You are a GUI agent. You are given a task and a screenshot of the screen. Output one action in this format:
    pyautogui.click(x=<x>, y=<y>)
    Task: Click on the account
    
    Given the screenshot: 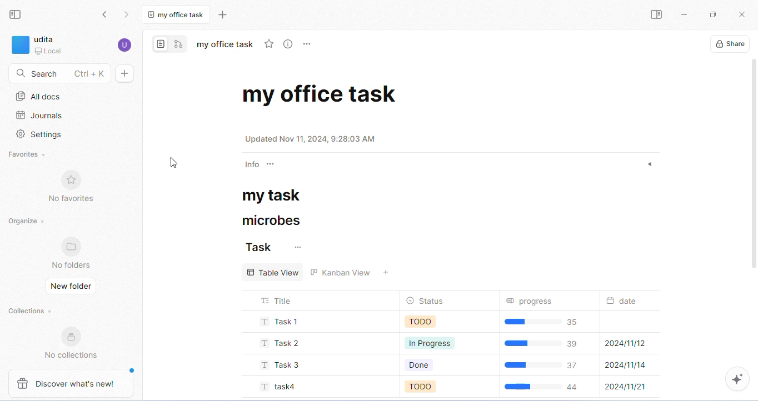 What is the action you would take?
    pyautogui.click(x=124, y=44)
    